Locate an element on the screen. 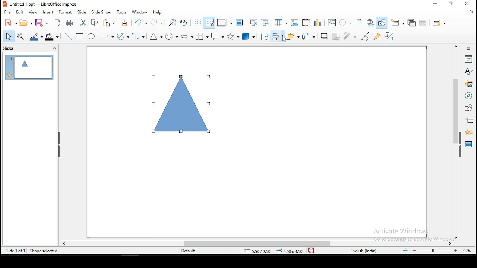  slide is located at coordinates (29, 67).